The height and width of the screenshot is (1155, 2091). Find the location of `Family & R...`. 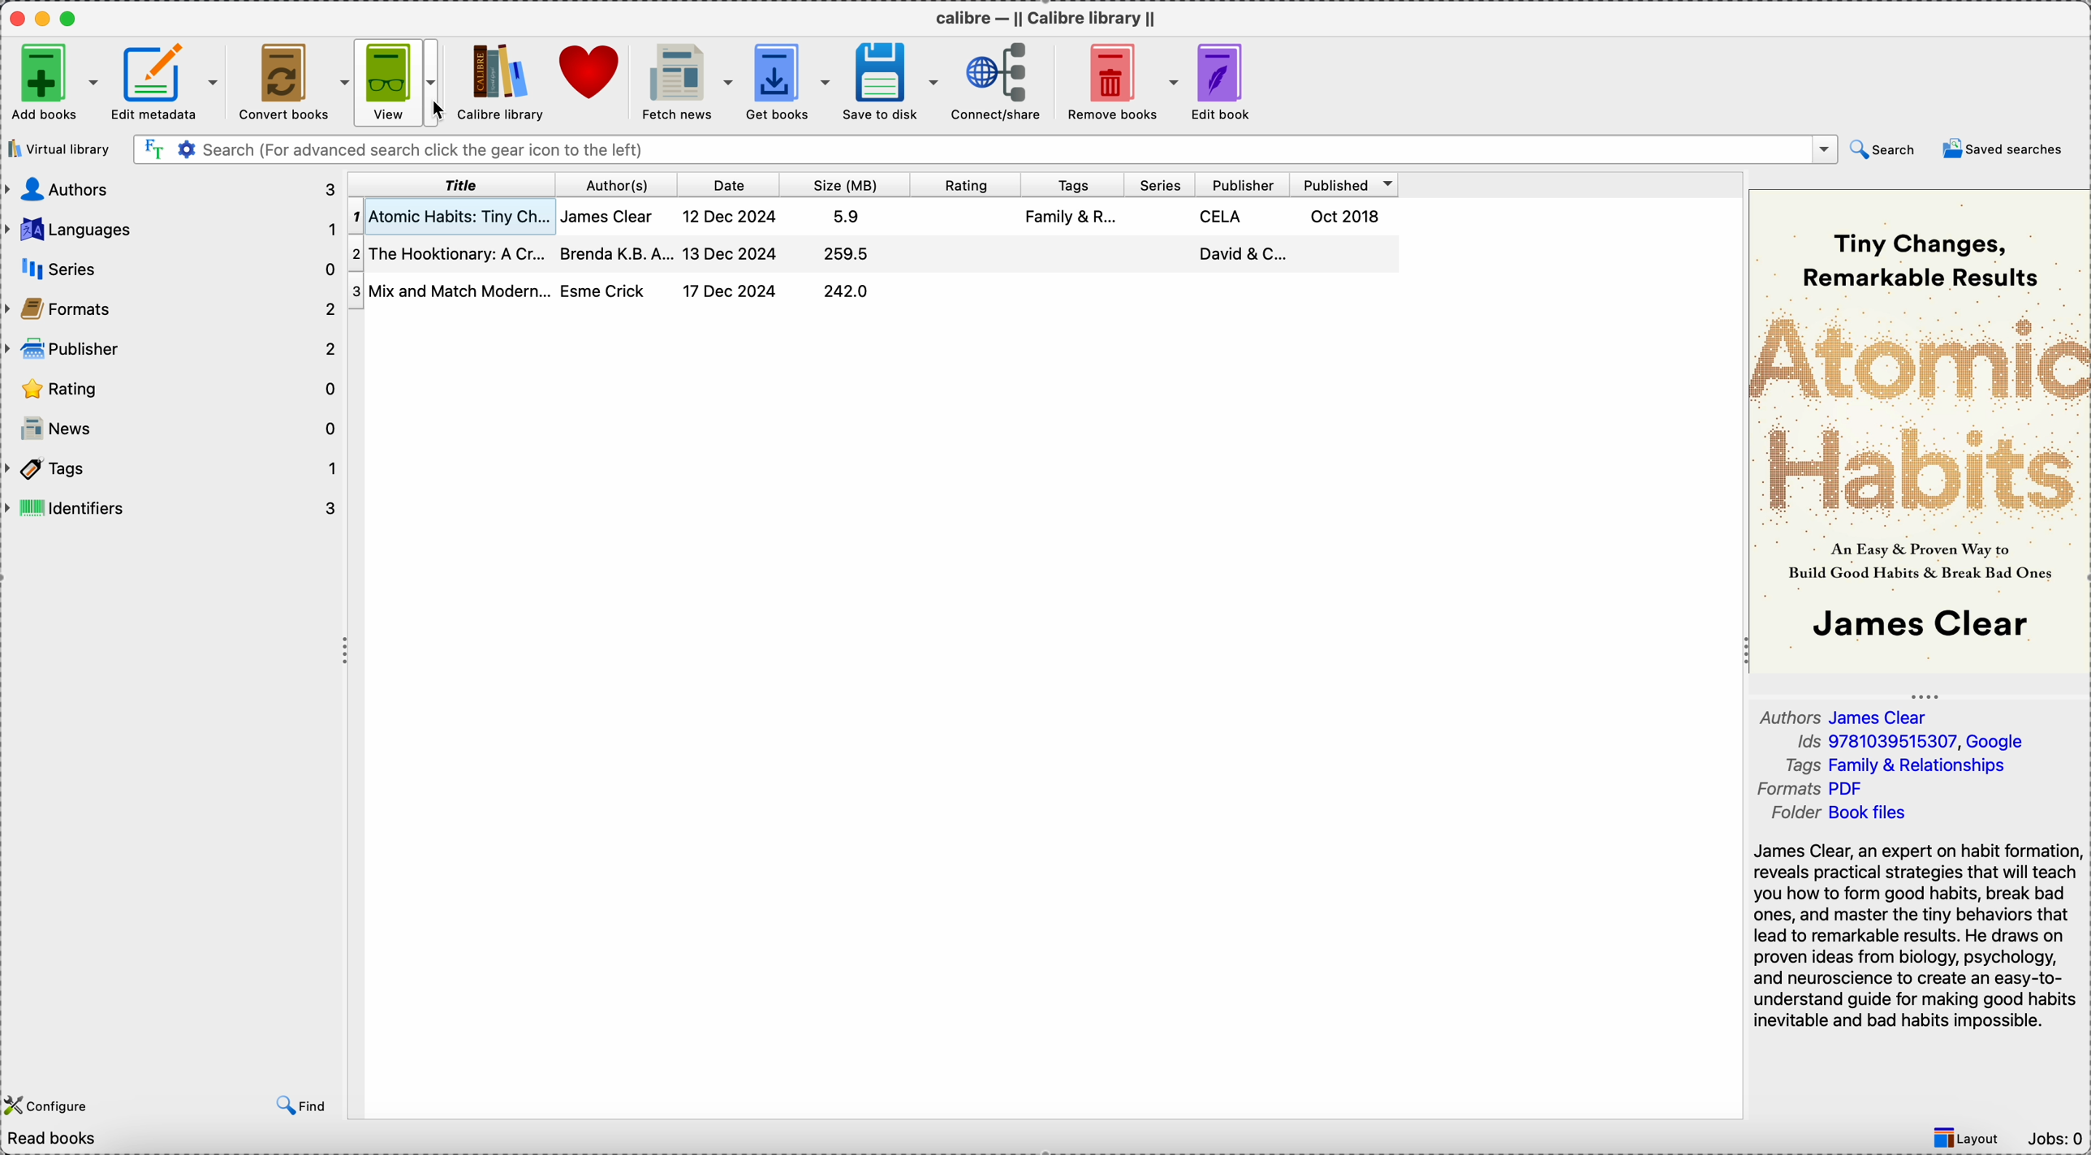

Family & R... is located at coordinates (1075, 219).